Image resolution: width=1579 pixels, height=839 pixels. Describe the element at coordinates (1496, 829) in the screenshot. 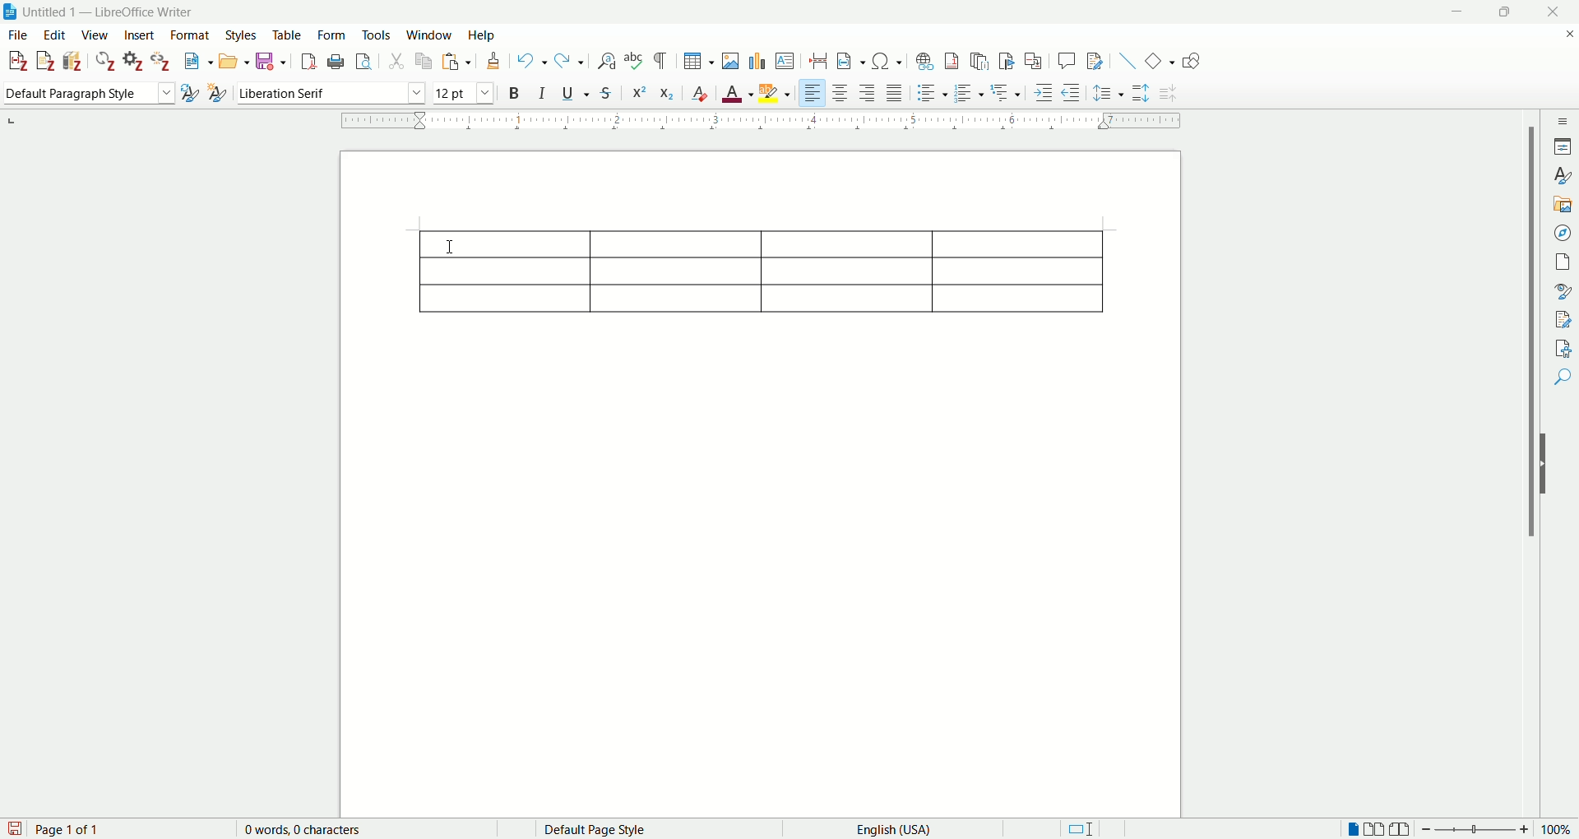

I see `zoom factor` at that location.